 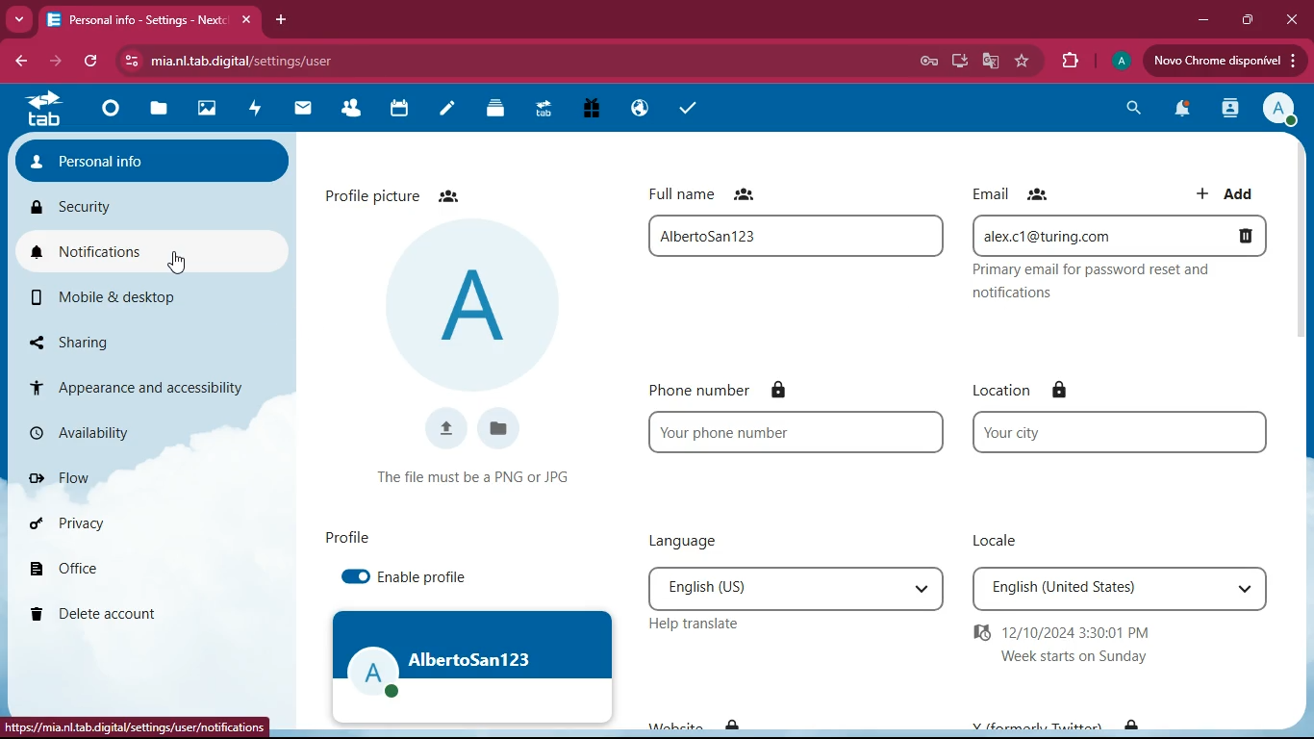 I want to click on enable , so click(x=430, y=577).